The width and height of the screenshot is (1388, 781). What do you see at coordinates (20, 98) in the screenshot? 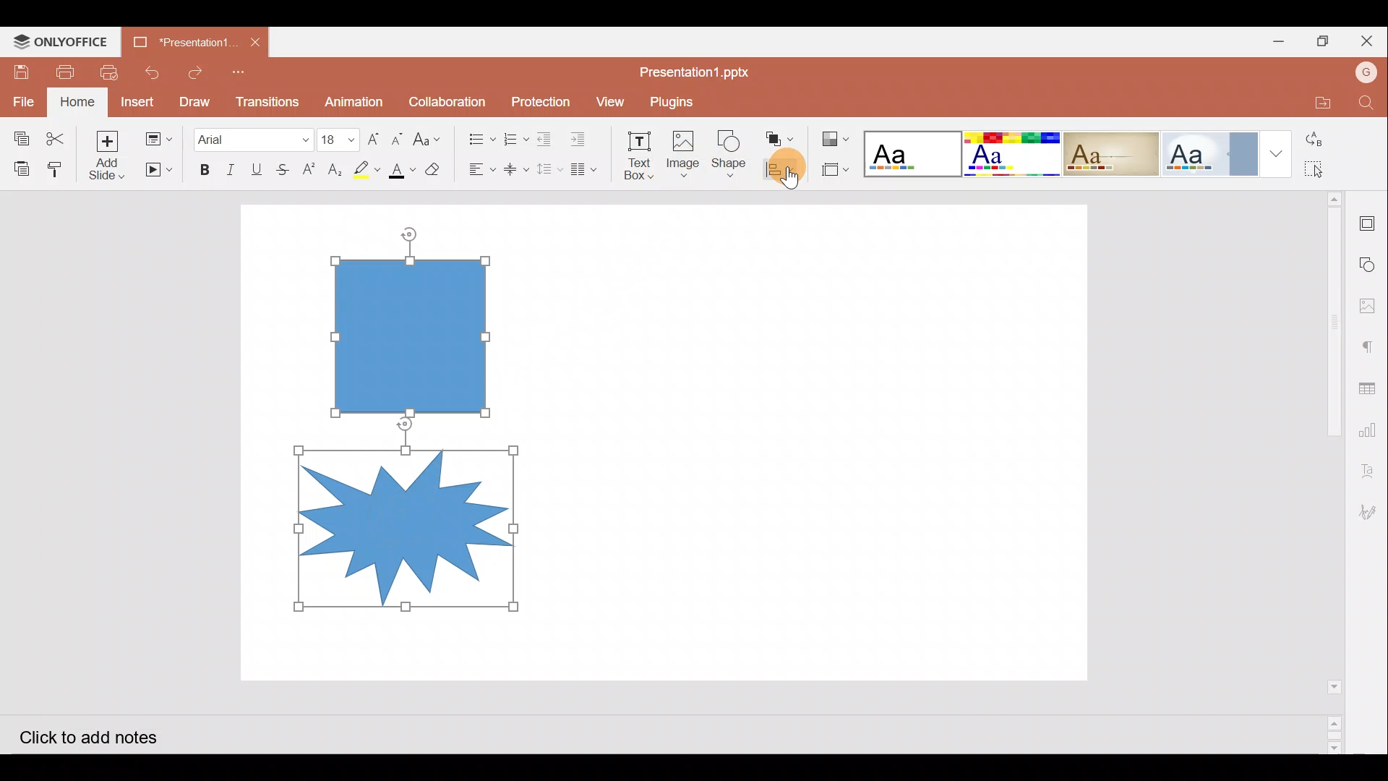
I see `File` at bounding box center [20, 98].